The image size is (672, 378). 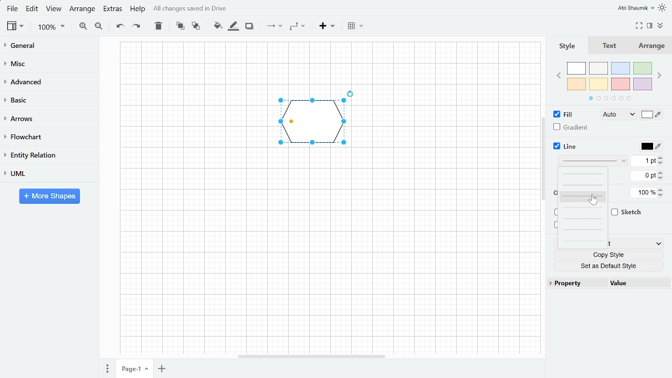 I want to click on Dashed 2, so click(x=583, y=196).